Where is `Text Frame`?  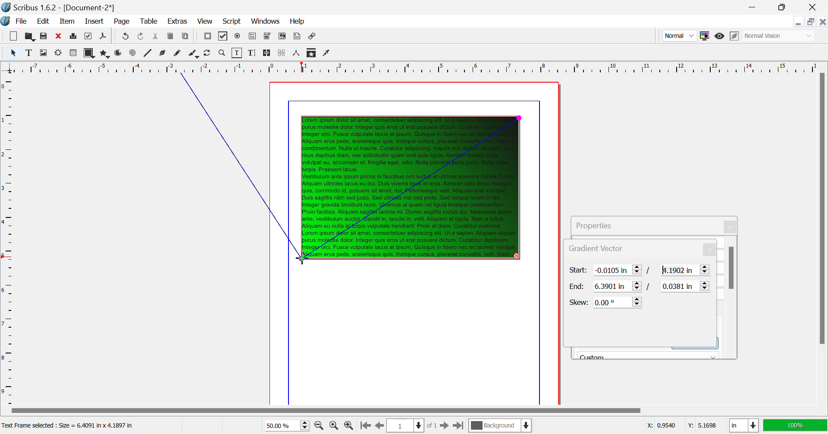
Text Frame is located at coordinates (29, 53).